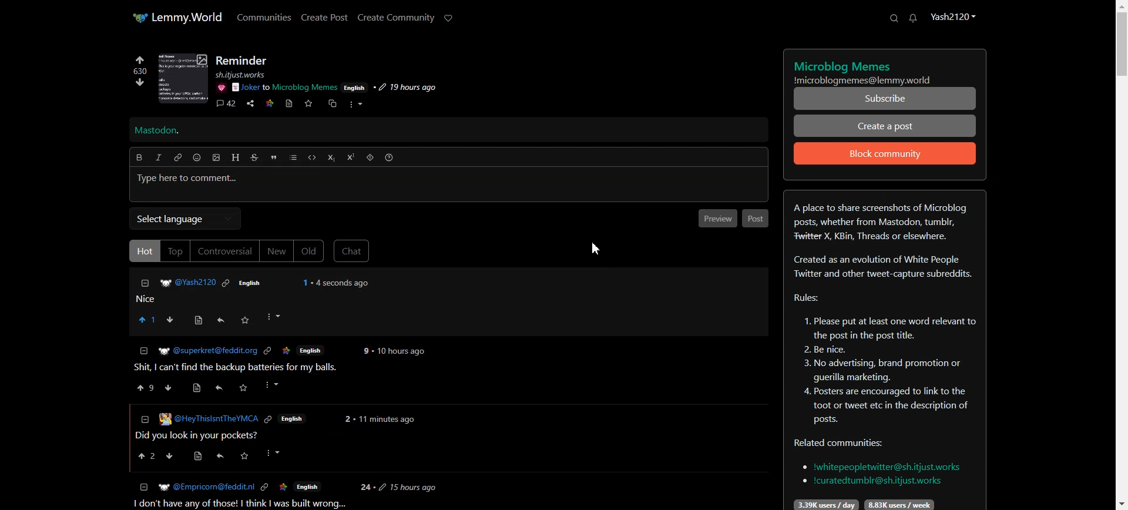 The width and height of the screenshot is (1128, 510). Describe the element at coordinates (312, 351) in the screenshot. I see `` at that location.